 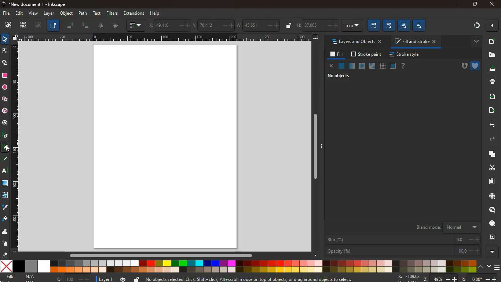 I want to click on frame, so click(x=494, y=237).